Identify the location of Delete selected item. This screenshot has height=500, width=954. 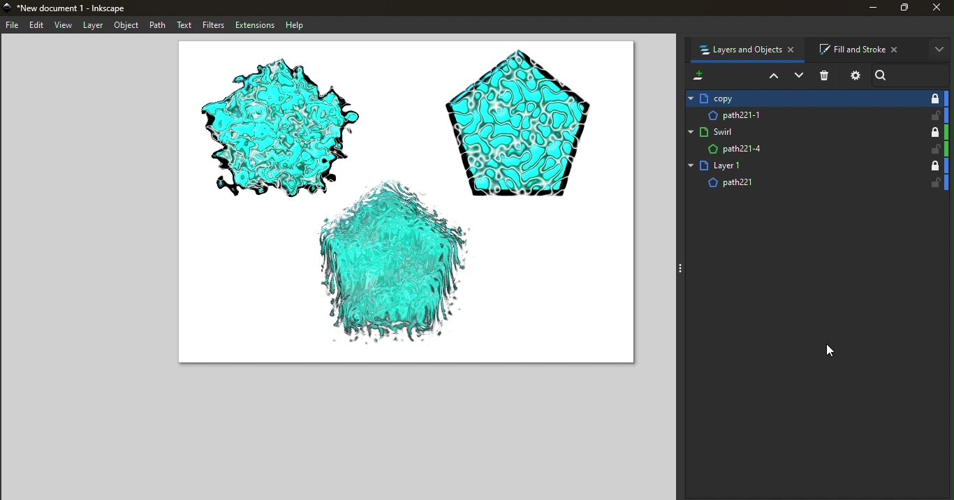
(826, 75).